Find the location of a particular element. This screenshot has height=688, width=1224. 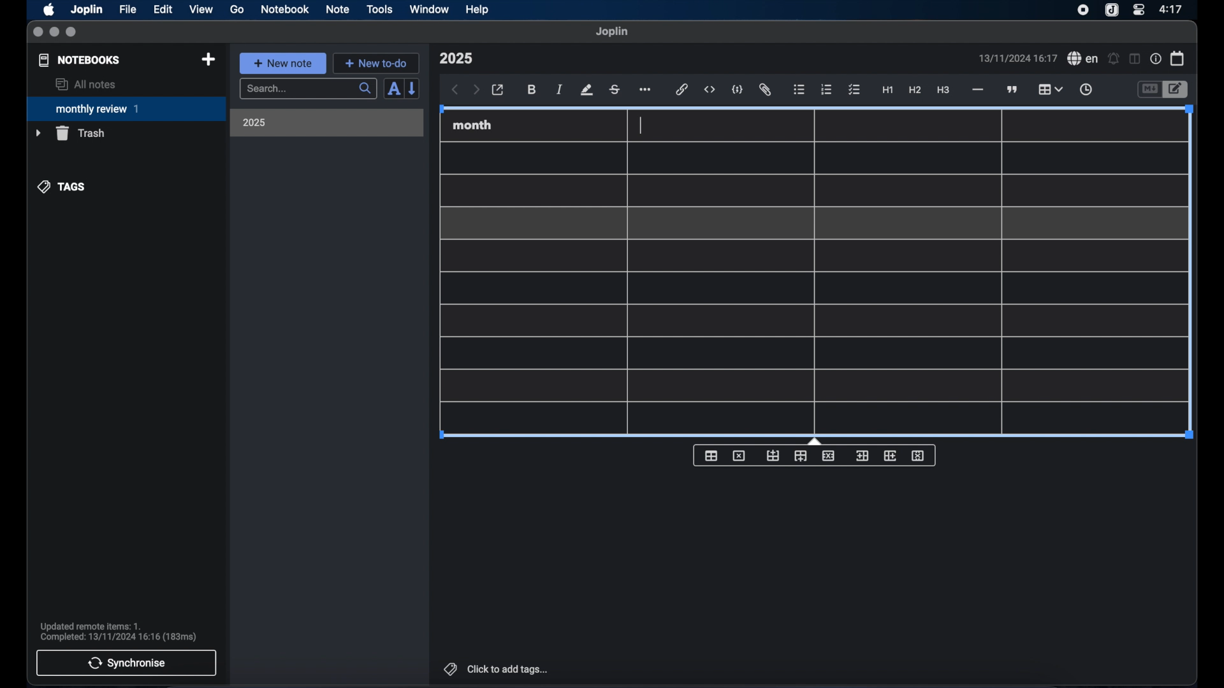

strikethrough is located at coordinates (614, 90).